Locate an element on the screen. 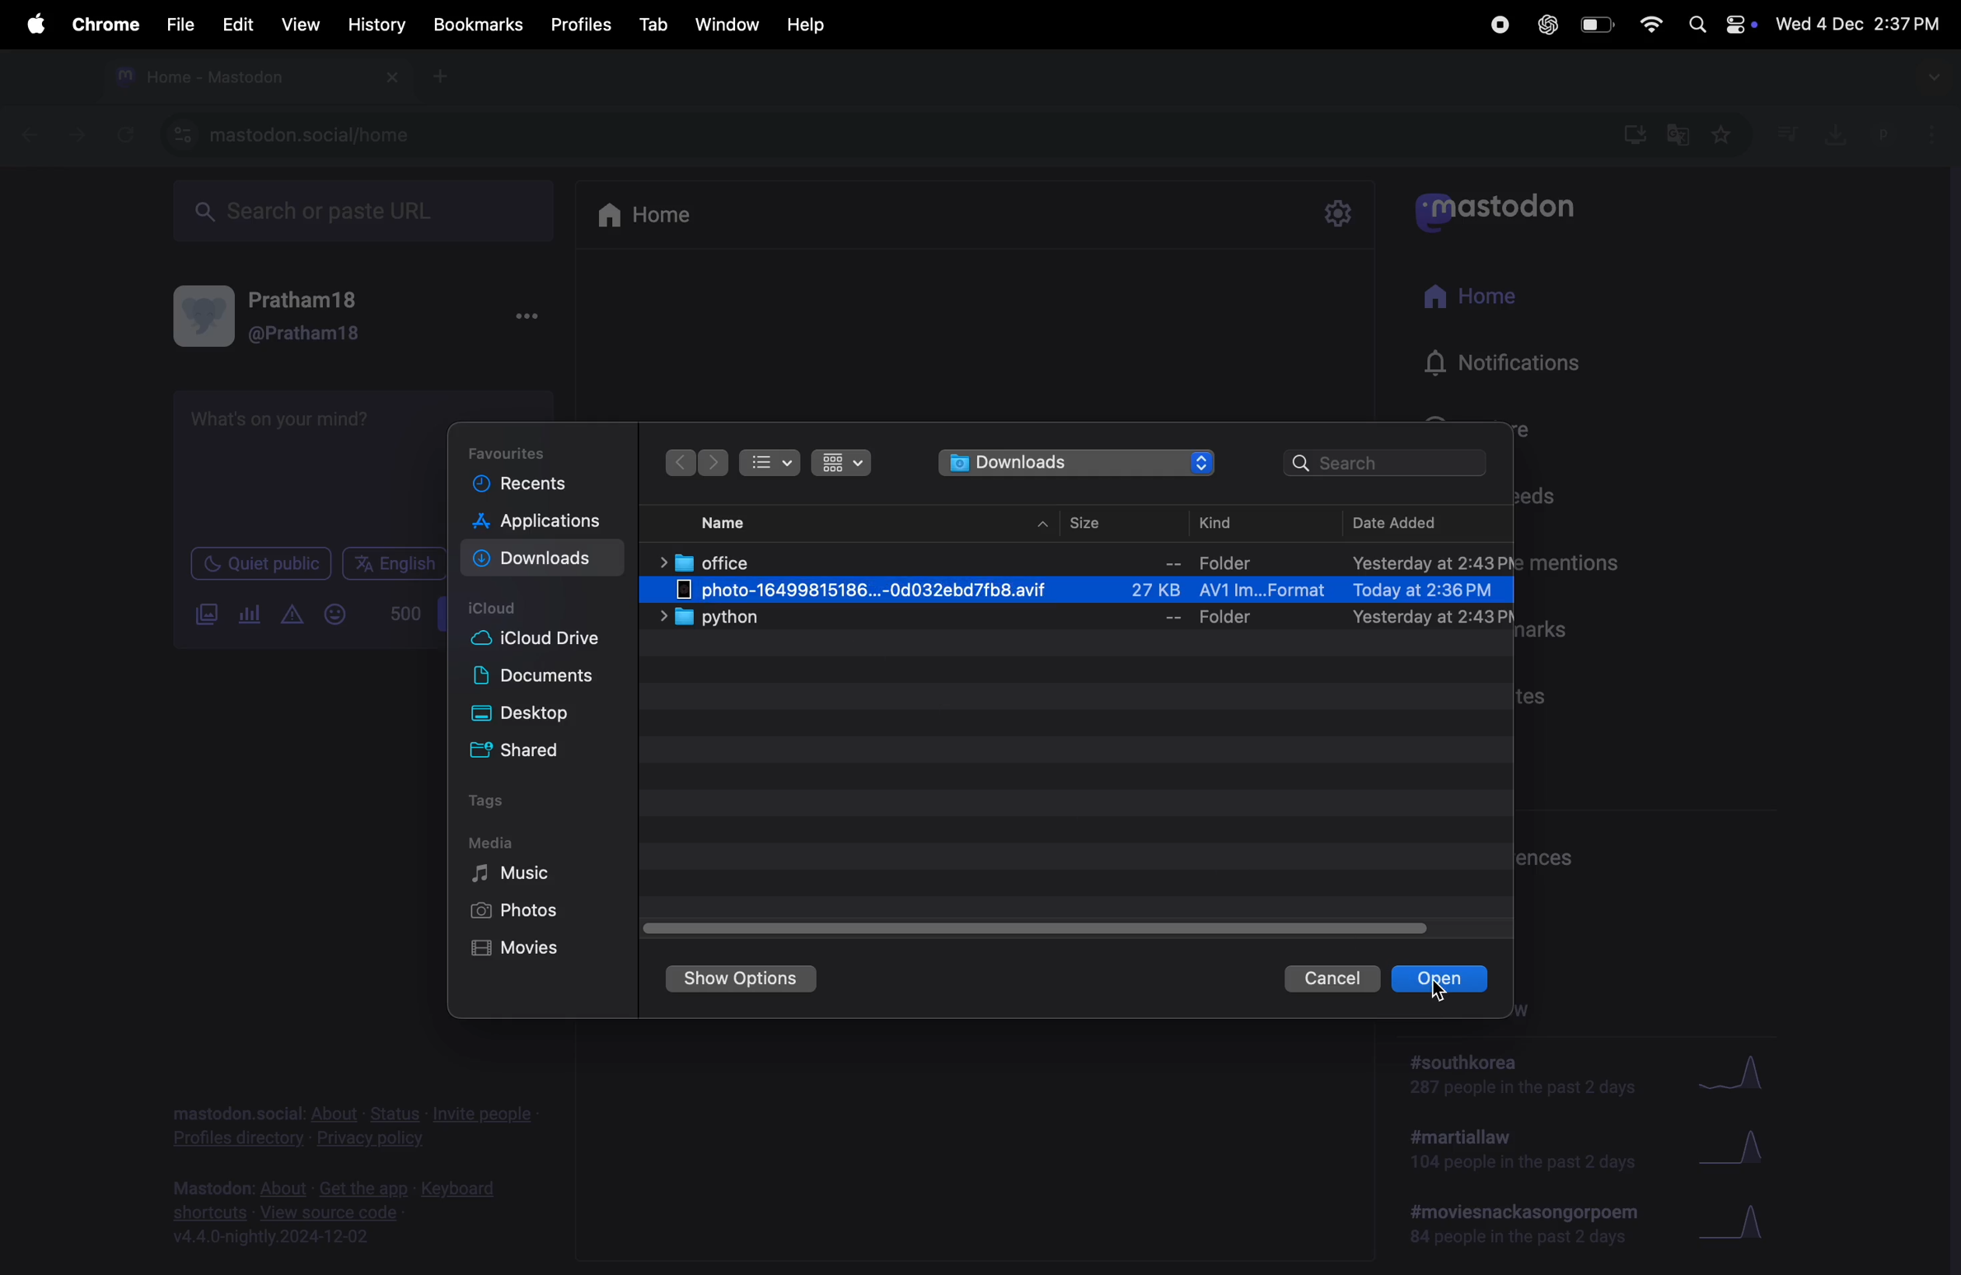 The width and height of the screenshot is (1961, 1275). image is located at coordinates (208, 615).